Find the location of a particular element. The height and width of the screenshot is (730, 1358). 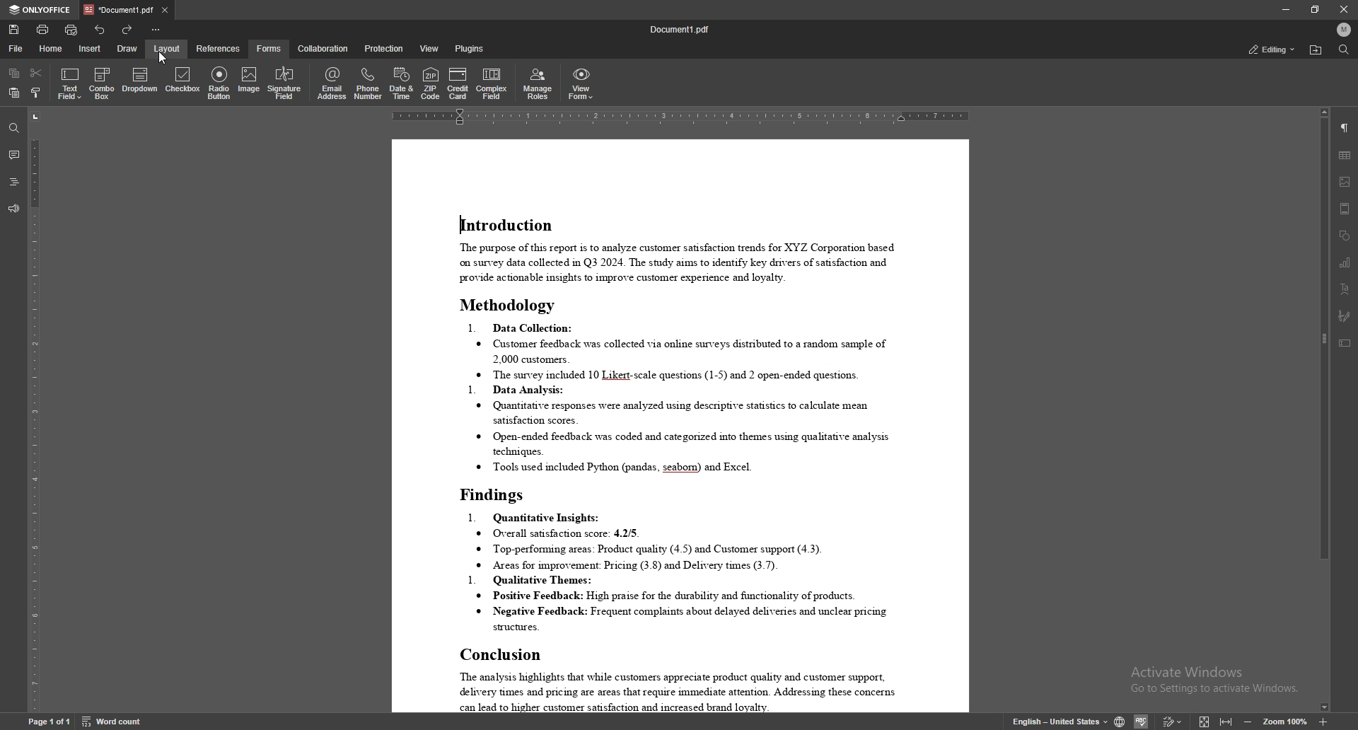

copy is located at coordinates (14, 73).